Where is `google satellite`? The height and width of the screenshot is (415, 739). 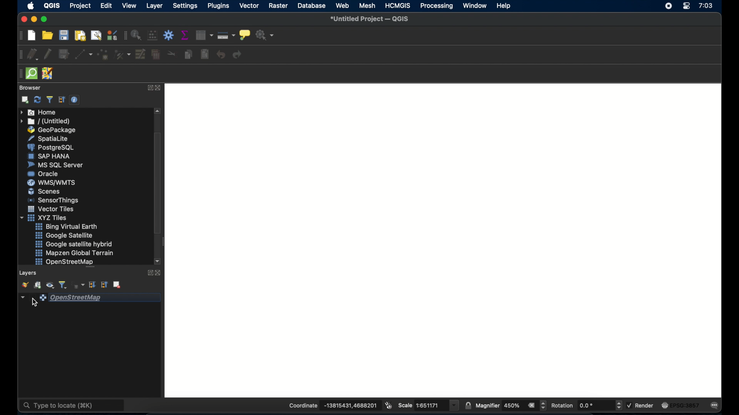 google satellite is located at coordinates (67, 236).